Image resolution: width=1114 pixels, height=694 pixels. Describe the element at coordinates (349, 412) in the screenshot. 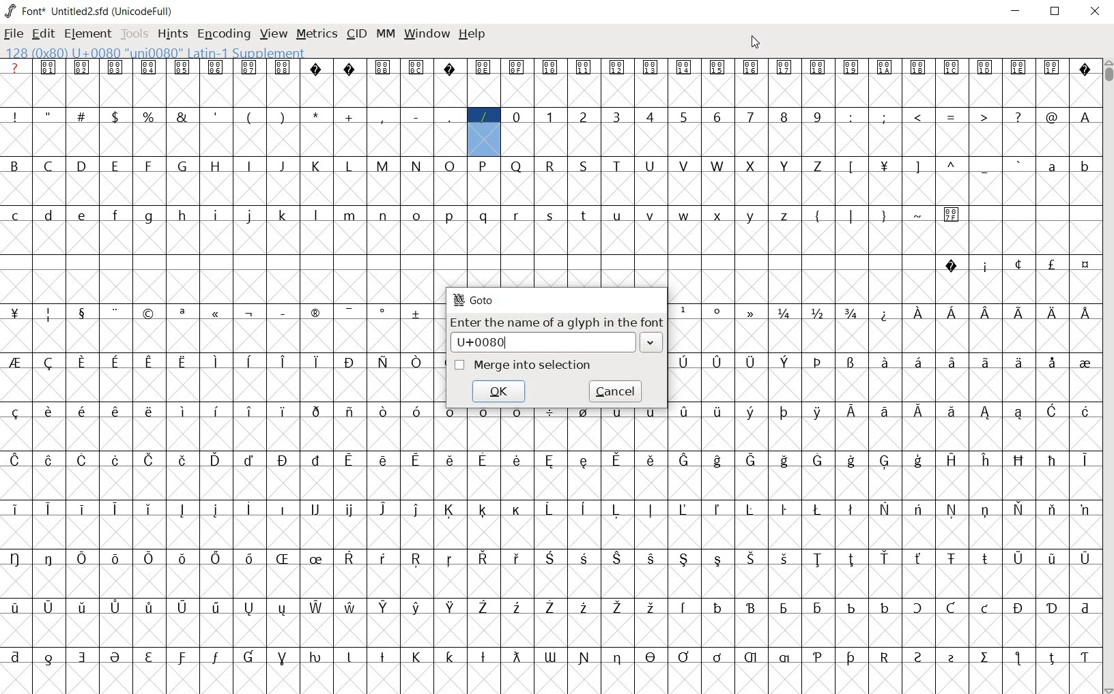

I see `glyph` at that location.